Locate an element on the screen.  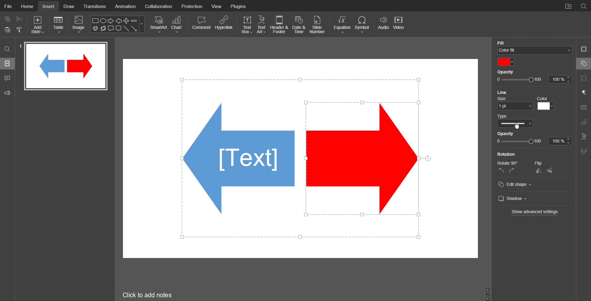
Transitions is located at coordinates (95, 6).